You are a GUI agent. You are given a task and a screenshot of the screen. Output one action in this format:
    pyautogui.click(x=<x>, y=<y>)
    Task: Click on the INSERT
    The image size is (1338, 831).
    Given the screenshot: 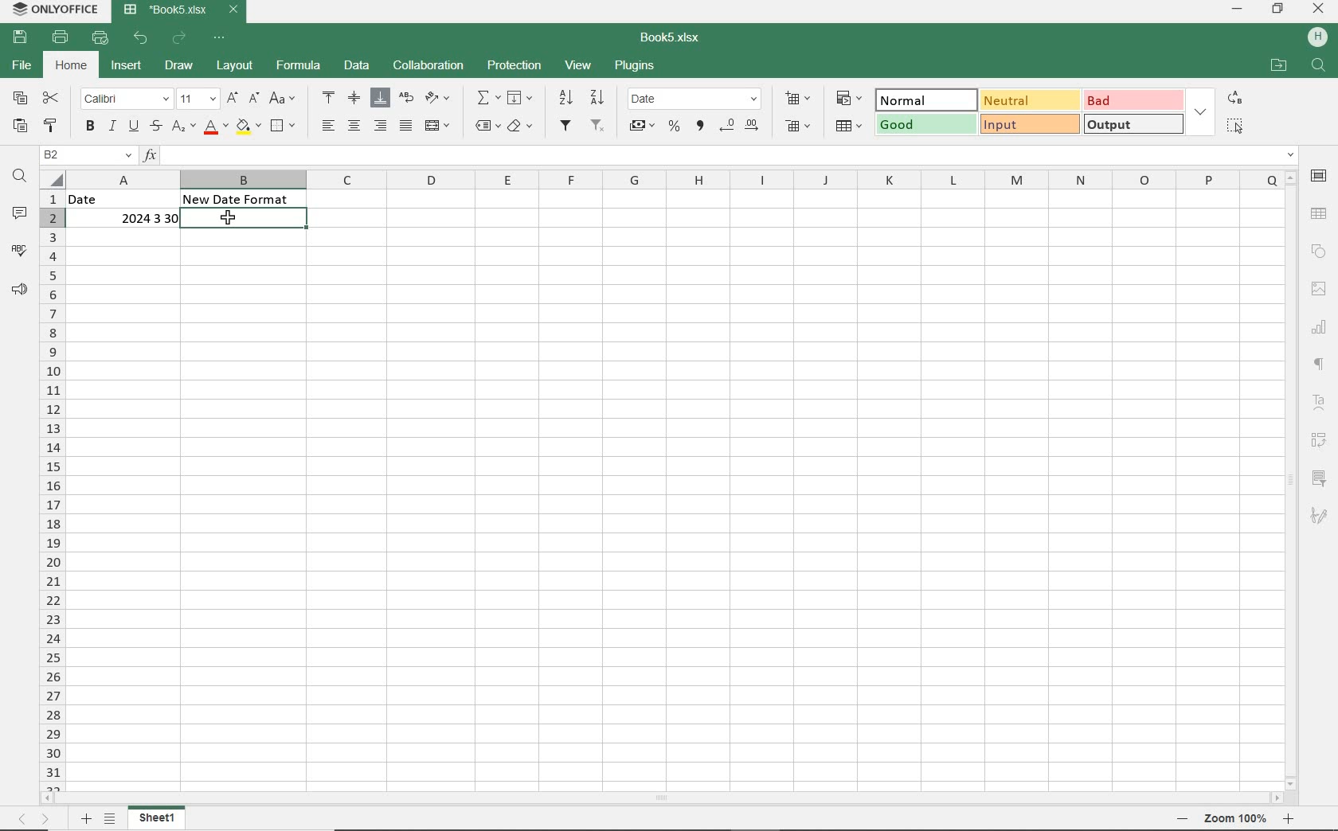 What is the action you would take?
    pyautogui.click(x=128, y=67)
    